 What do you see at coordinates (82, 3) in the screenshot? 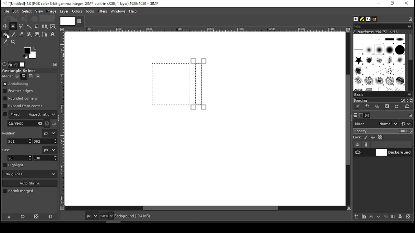
I see `icon and filename` at bounding box center [82, 3].